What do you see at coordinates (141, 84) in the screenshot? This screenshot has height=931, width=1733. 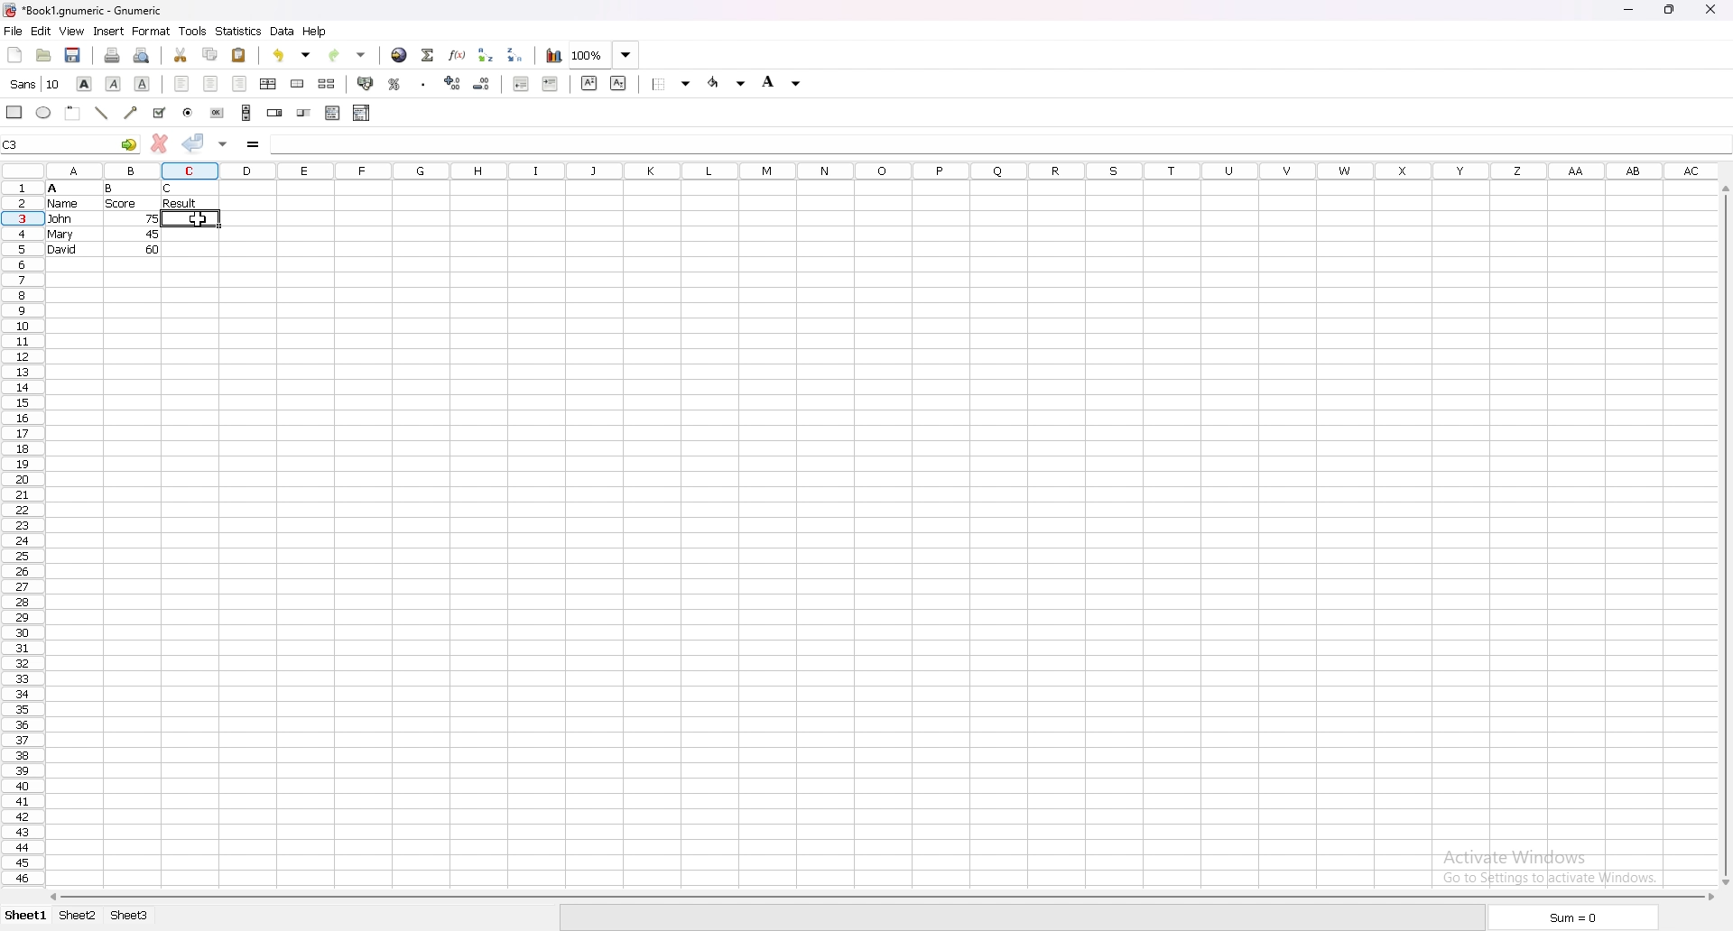 I see `underline` at bounding box center [141, 84].